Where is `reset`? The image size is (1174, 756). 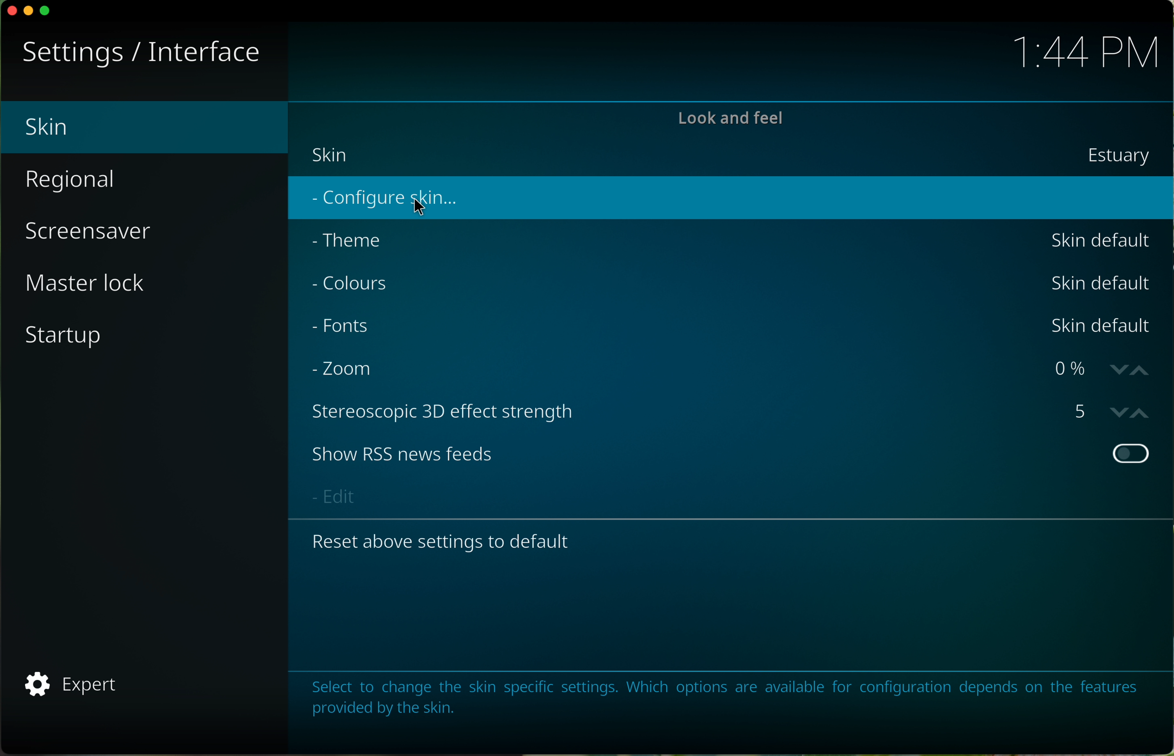 reset is located at coordinates (454, 545).